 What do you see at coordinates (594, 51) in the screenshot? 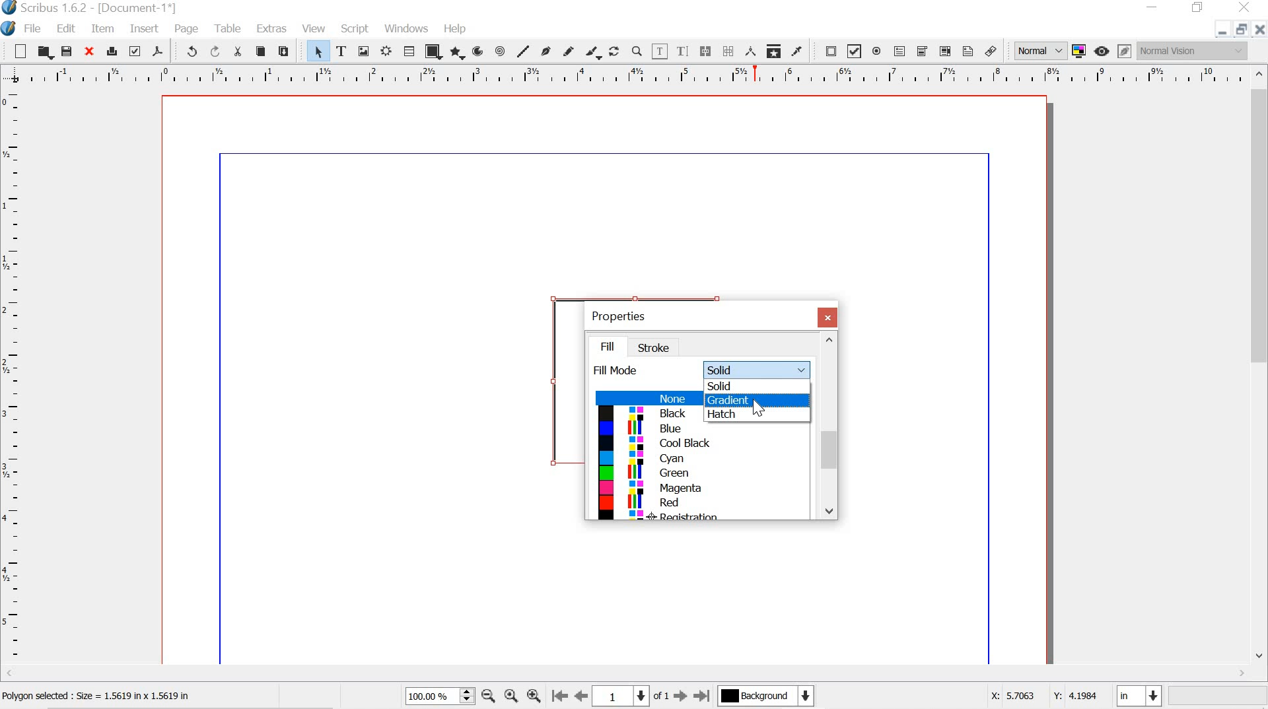
I see `calligraphic line` at bounding box center [594, 51].